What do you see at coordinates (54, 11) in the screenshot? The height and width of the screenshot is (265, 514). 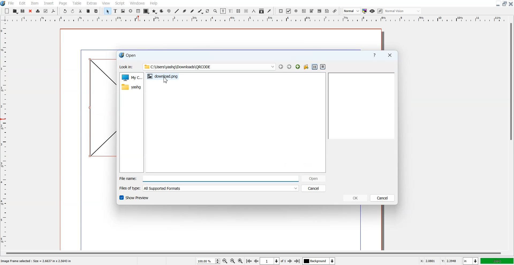 I see `Save As PDF` at bounding box center [54, 11].